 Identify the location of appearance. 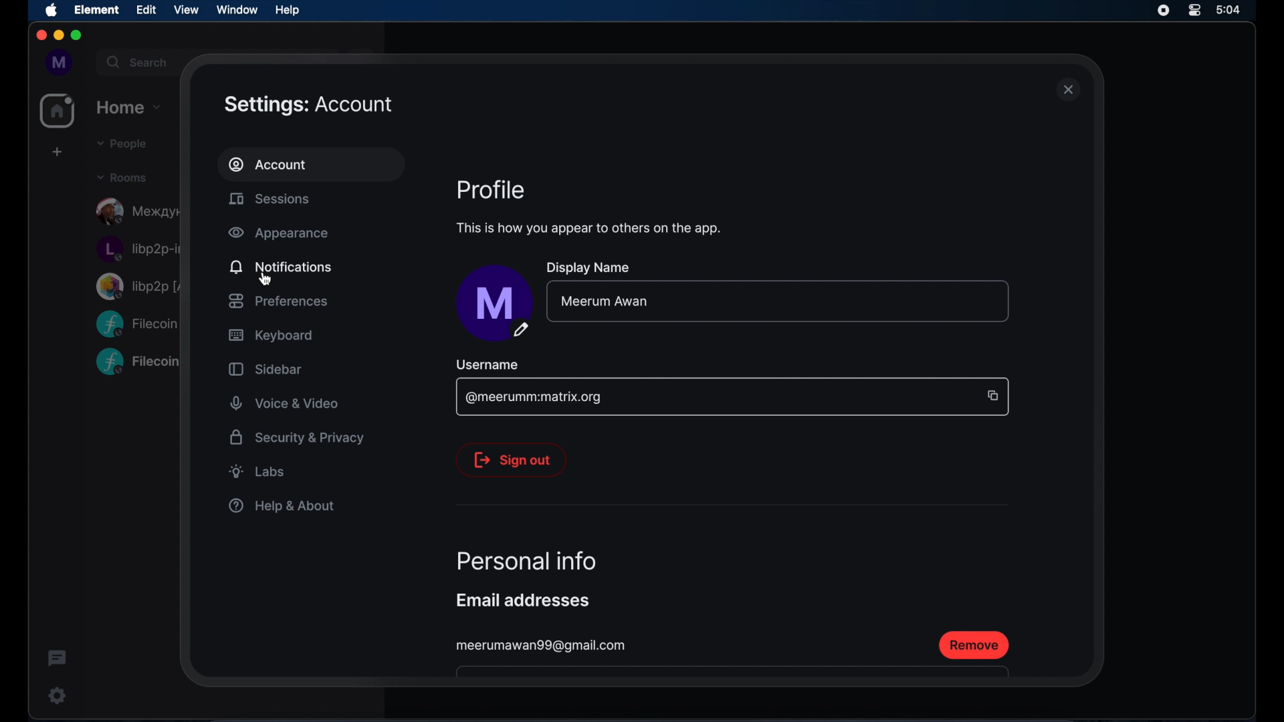
(278, 233).